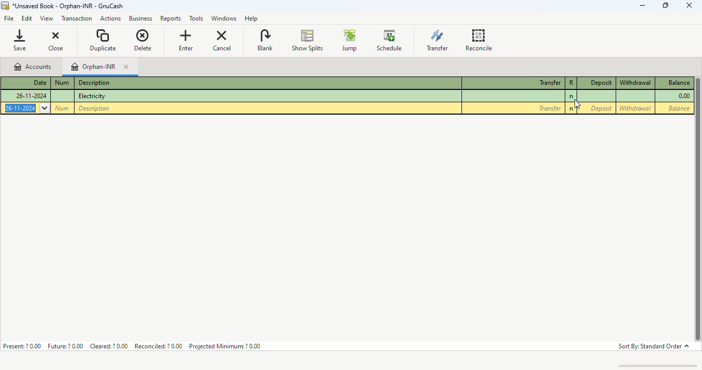  What do you see at coordinates (683, 96) in the screenshot?
I see `0.00` at bounding box center [683, 96].